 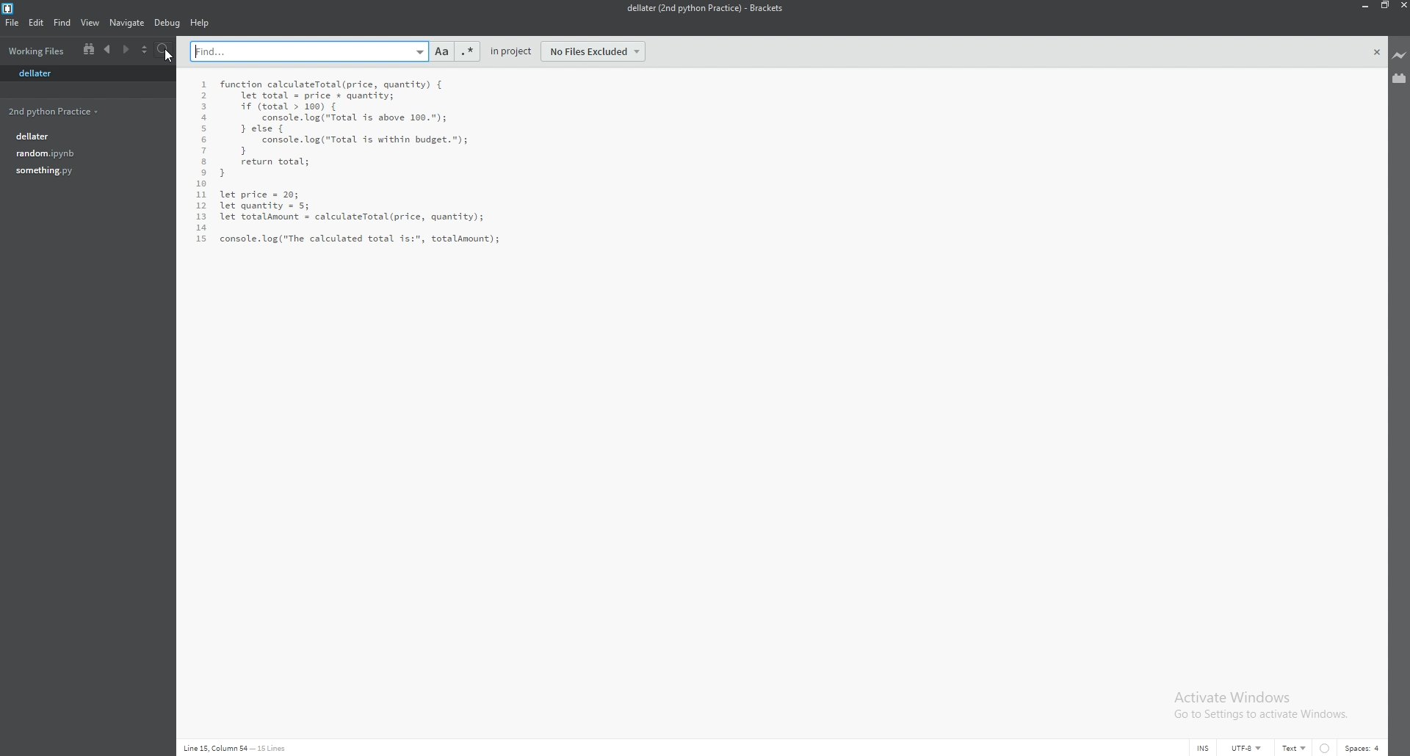 What do you see at coordinates (84, 171) in the screenshot?
I see `something.py` at bounding box center [84, 171].